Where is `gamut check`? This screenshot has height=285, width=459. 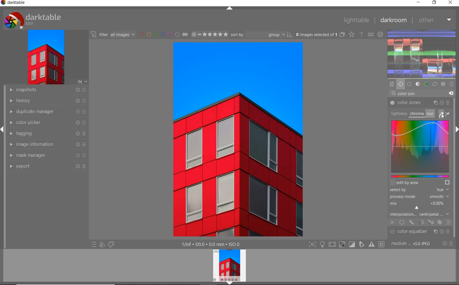
gamut check is located at coordinates (342, 244).